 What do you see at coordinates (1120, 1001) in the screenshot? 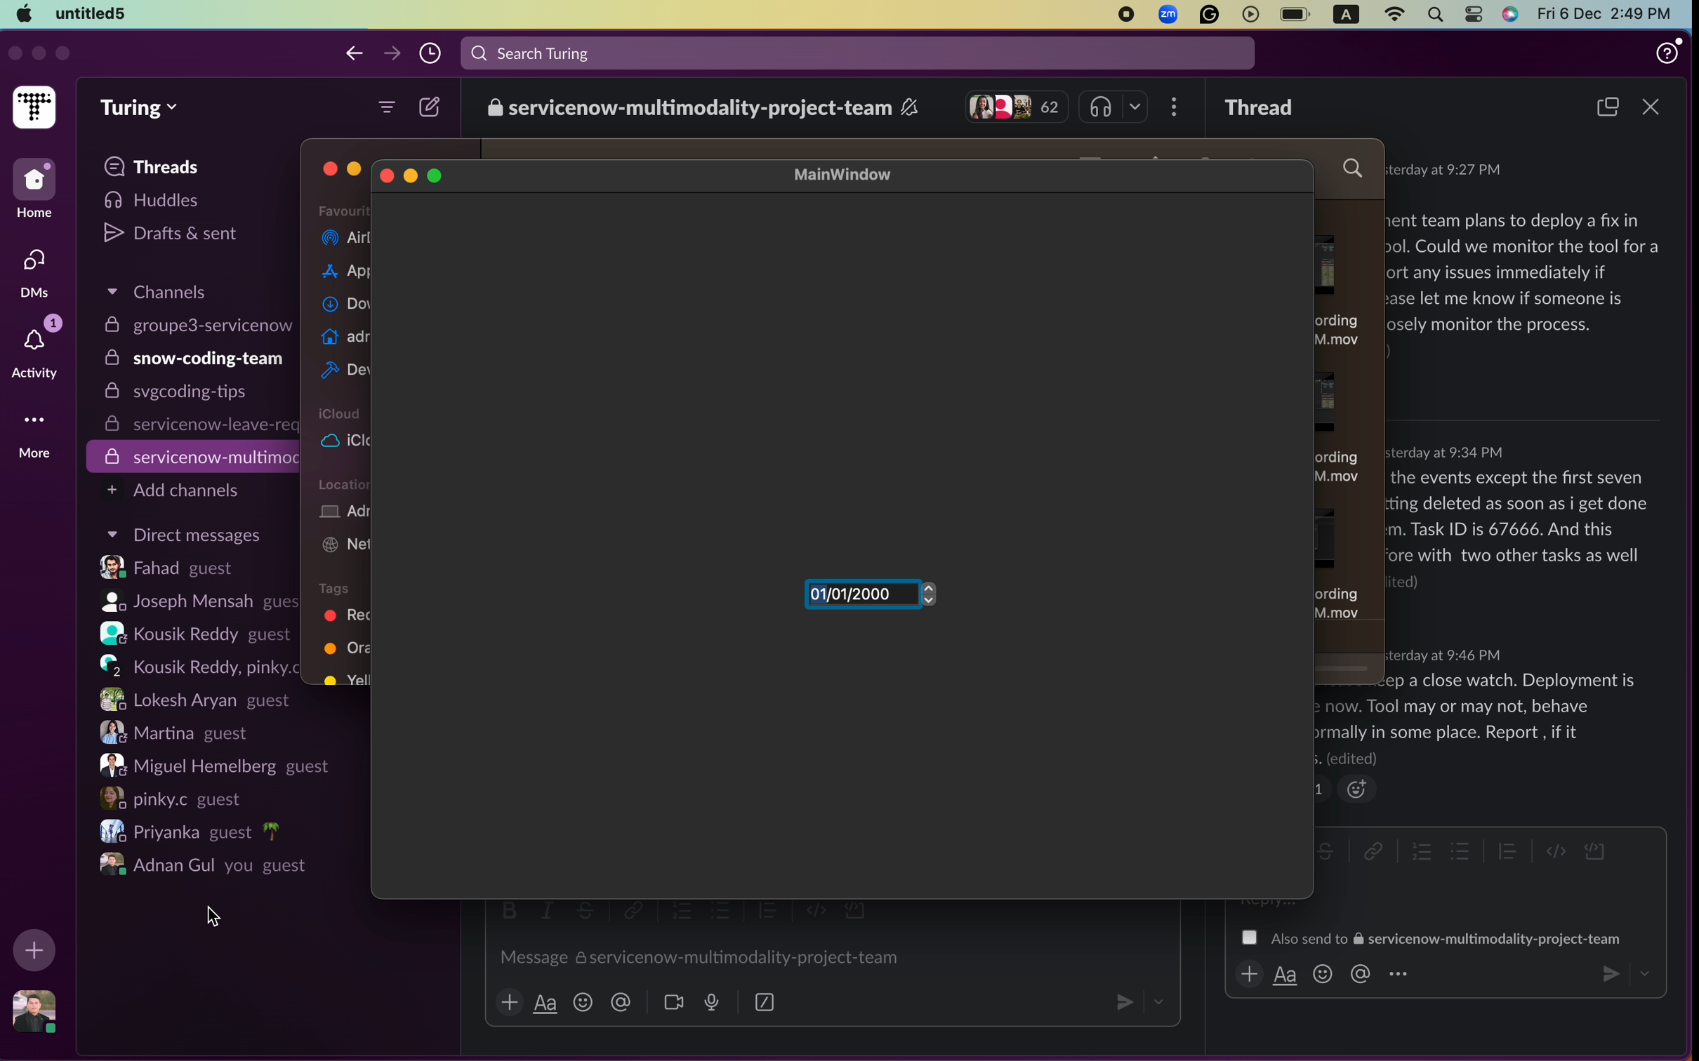
I see `send` at bounding box center [1120, 1001].